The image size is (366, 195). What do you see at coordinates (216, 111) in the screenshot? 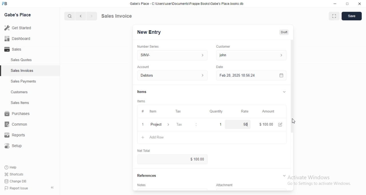
I see `‘Quantity` at bounding box center [216, 111].